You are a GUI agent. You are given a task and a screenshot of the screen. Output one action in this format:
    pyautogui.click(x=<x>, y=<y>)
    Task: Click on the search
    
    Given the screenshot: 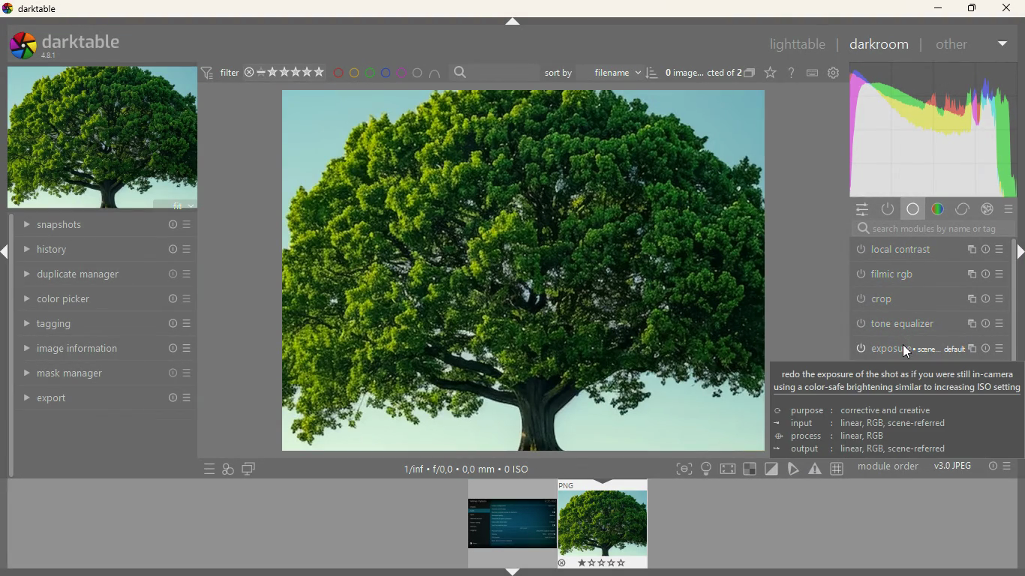 What is the action you would take?
    pyautogui.click(x=494, y=70)
    